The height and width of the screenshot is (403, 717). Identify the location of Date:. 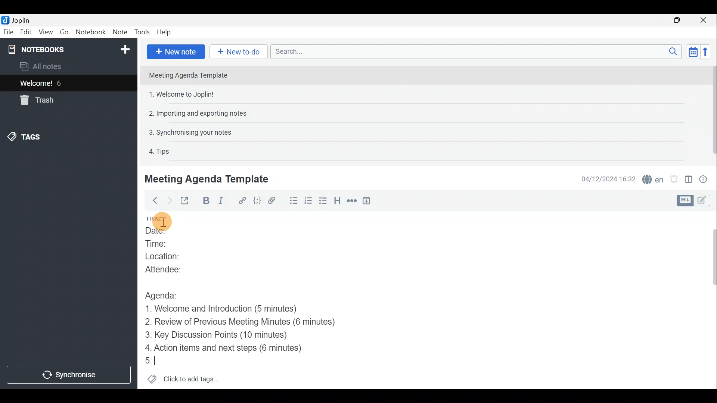
(164, 231).